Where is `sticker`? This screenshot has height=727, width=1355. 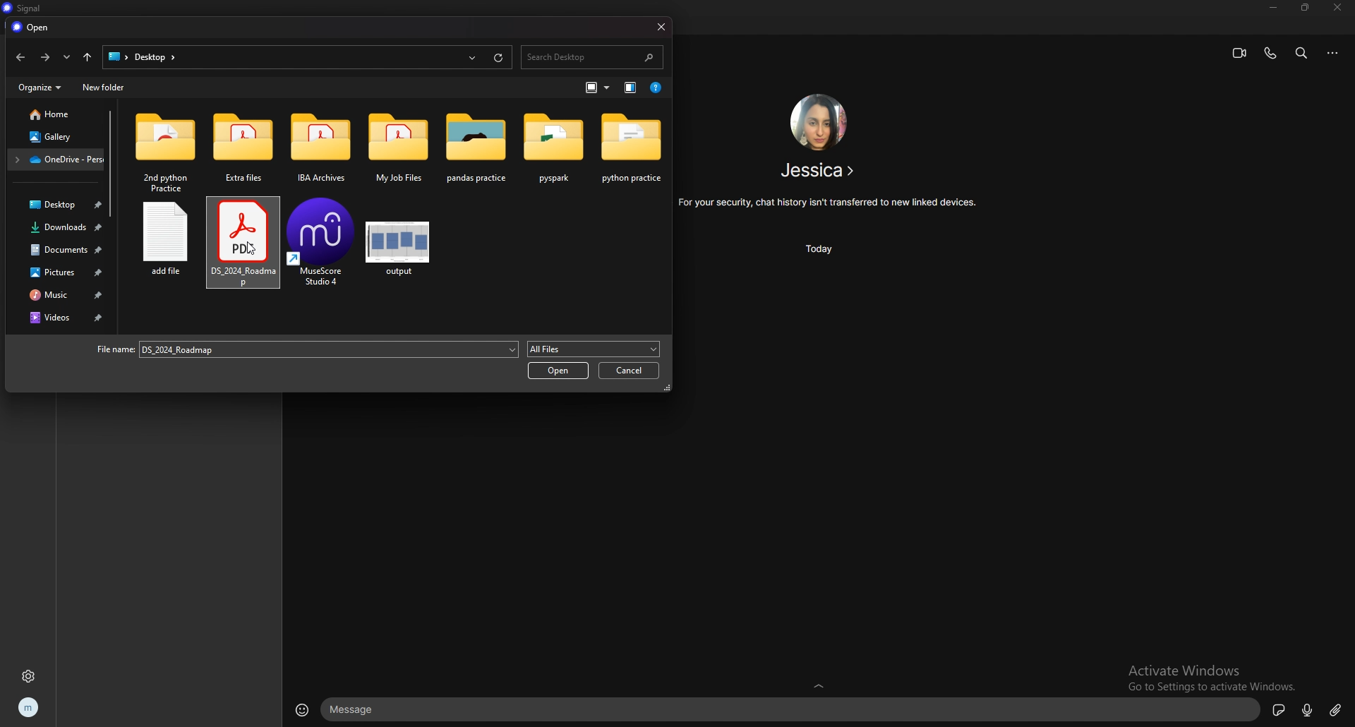 sticker is located at coordinates (1279, 709).